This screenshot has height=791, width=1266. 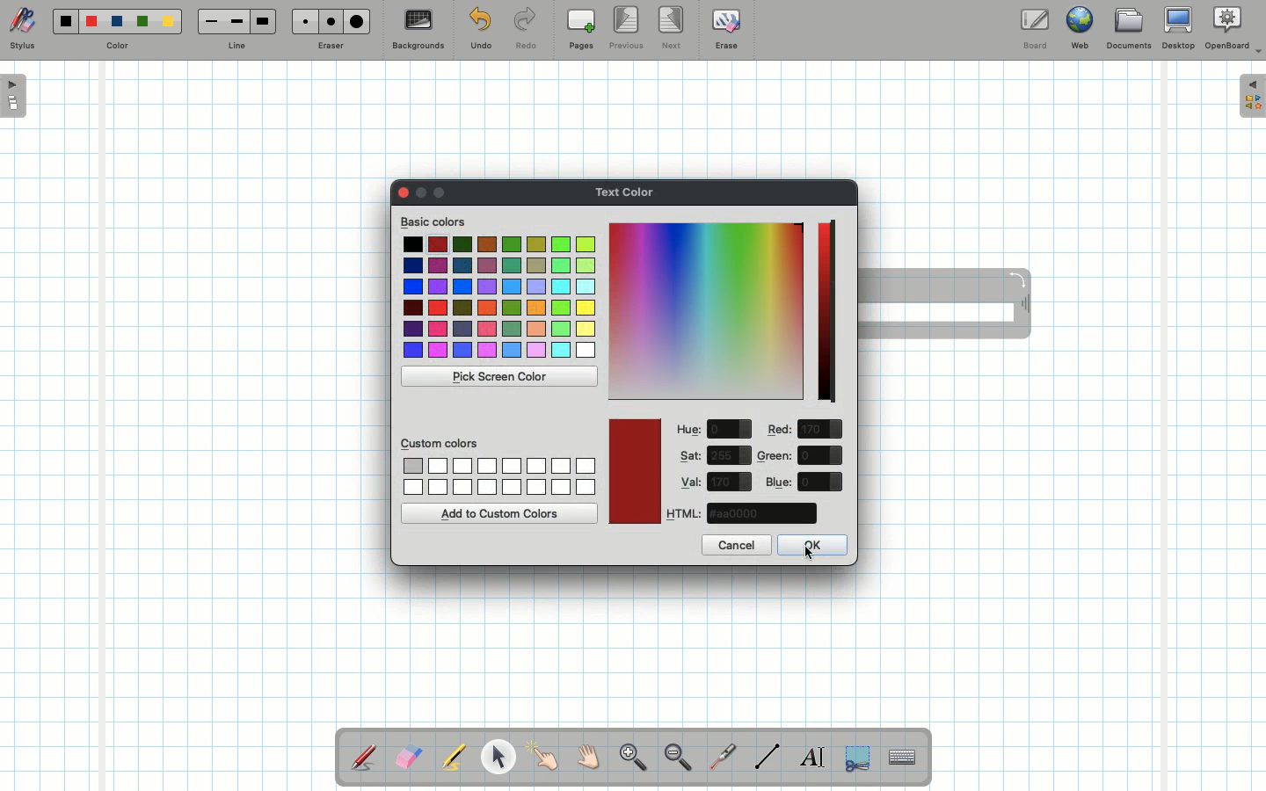 I want to click on value, so click(x=821, y=430).